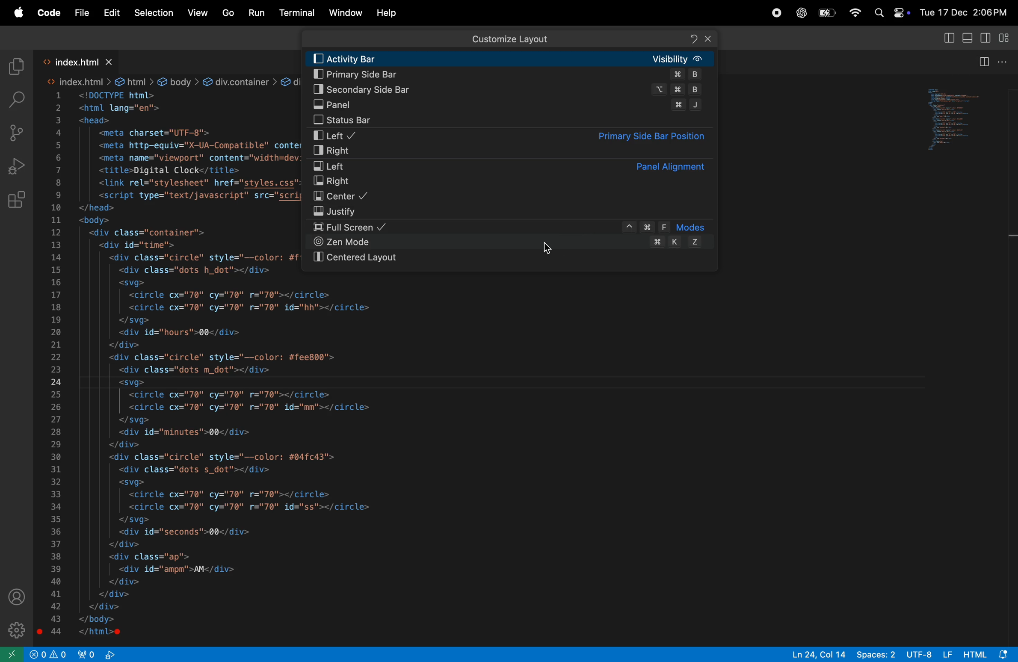 Image resolution: width=1018 pixels, height=662 pixels. I want to click on run, so click(257, 12).